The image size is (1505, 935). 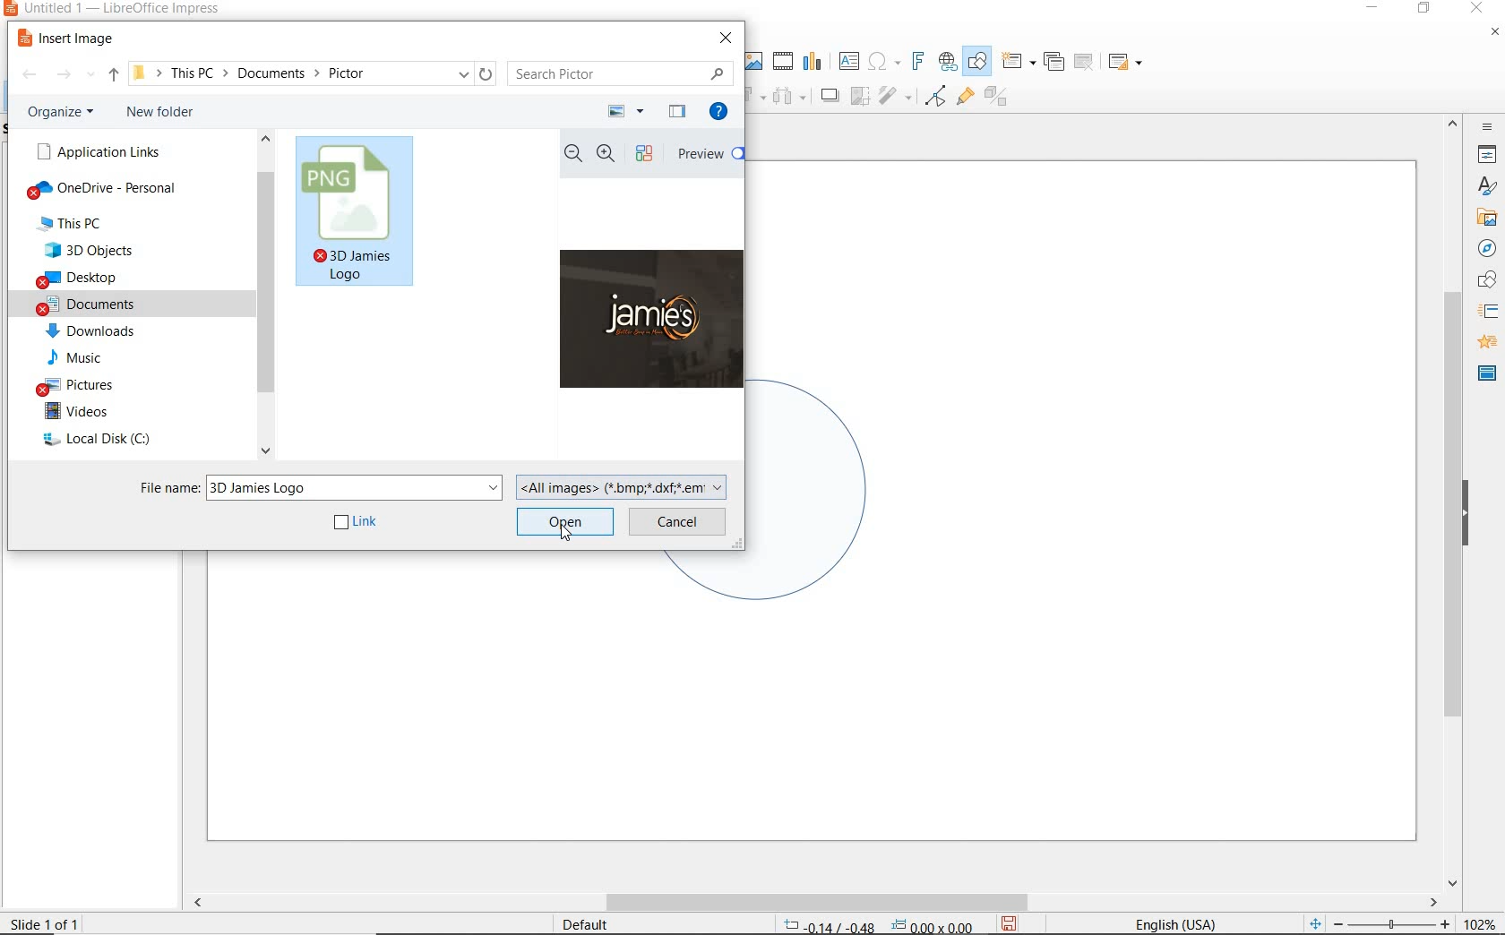 I want to click on gallery, so click(x=1483, y=217).